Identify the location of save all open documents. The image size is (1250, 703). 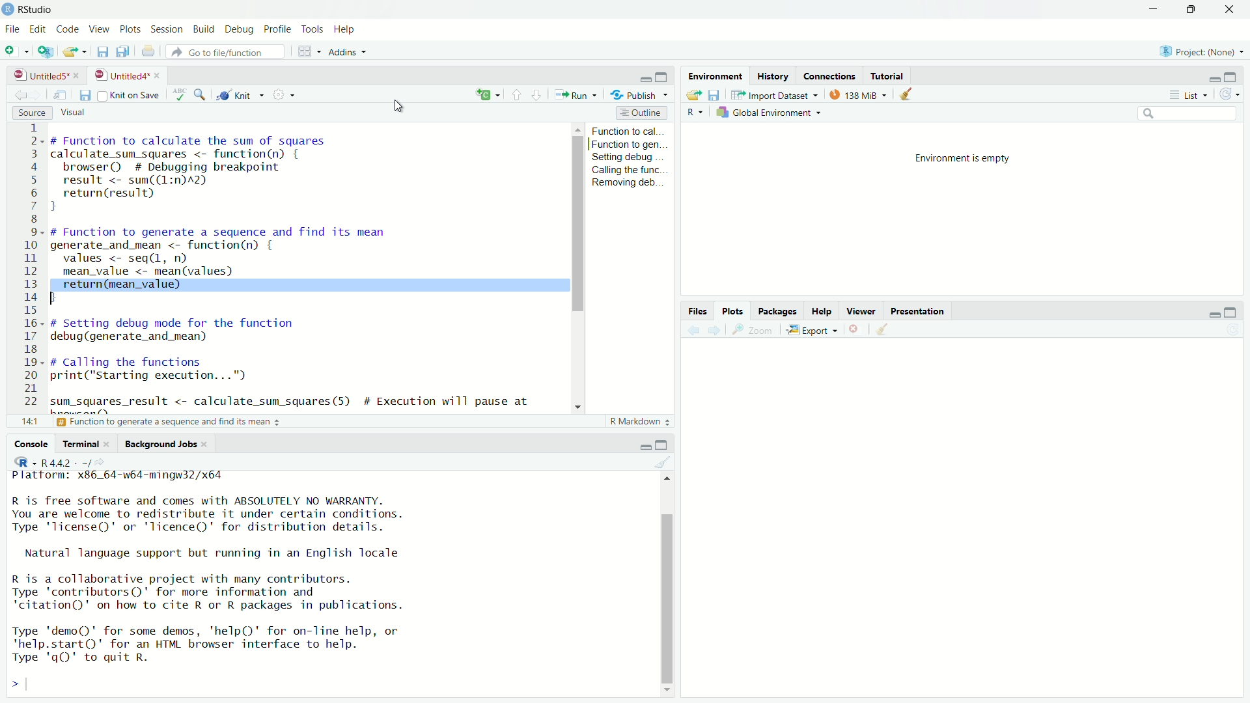
(124, 52).